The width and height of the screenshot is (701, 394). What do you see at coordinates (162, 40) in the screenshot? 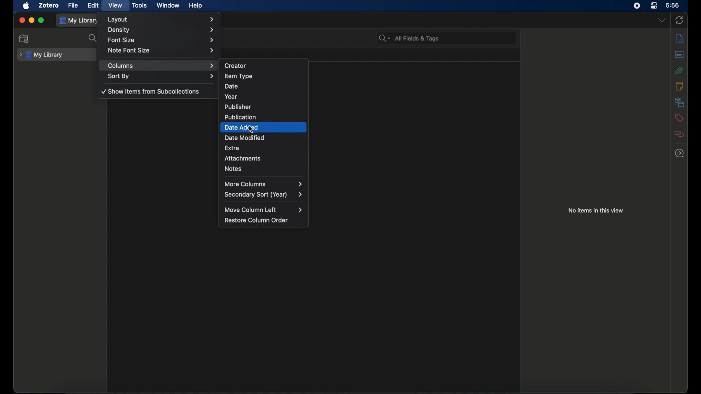
I see `font size` at bounding box center [162, 40].